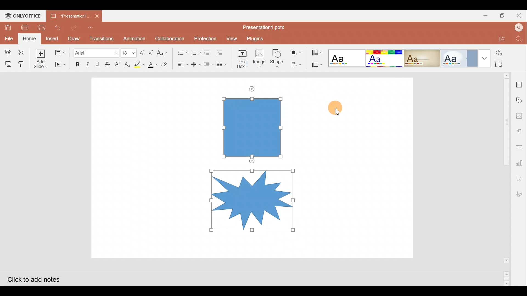  What do you see at coordinates (77, 63) in the screenshot?
I see `Bold` at bounding box center [77, 63].